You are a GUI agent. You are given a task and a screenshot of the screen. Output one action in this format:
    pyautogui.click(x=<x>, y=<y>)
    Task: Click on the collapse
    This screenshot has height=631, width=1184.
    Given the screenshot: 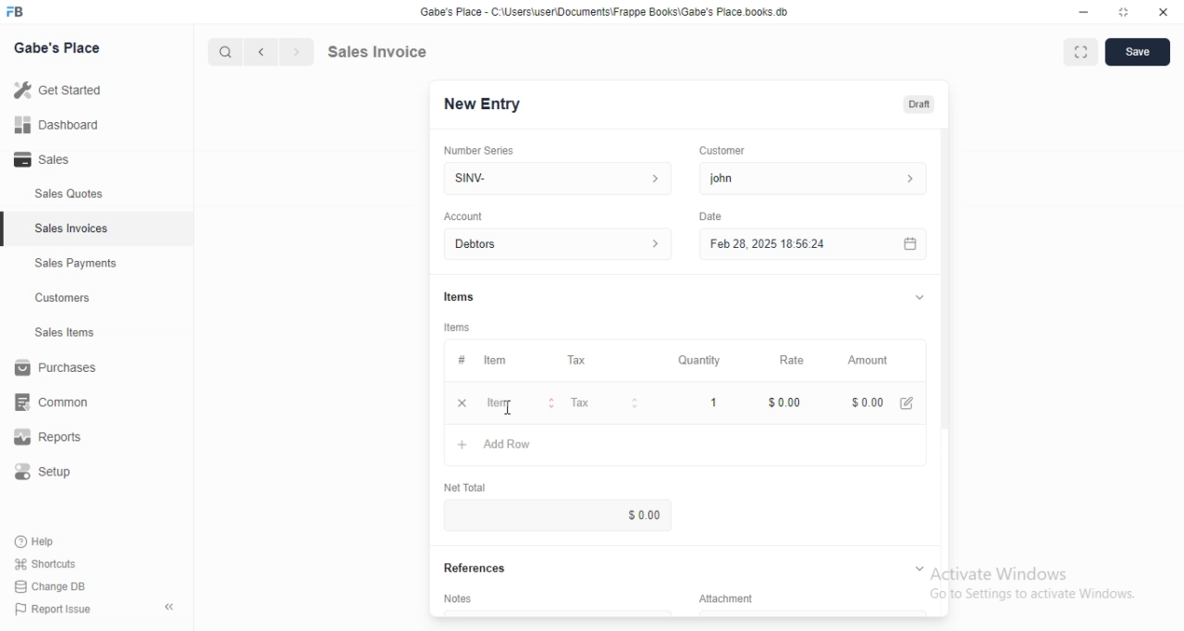 What is the action you would take?
    pyautogui.click(x=171, y=607)
    